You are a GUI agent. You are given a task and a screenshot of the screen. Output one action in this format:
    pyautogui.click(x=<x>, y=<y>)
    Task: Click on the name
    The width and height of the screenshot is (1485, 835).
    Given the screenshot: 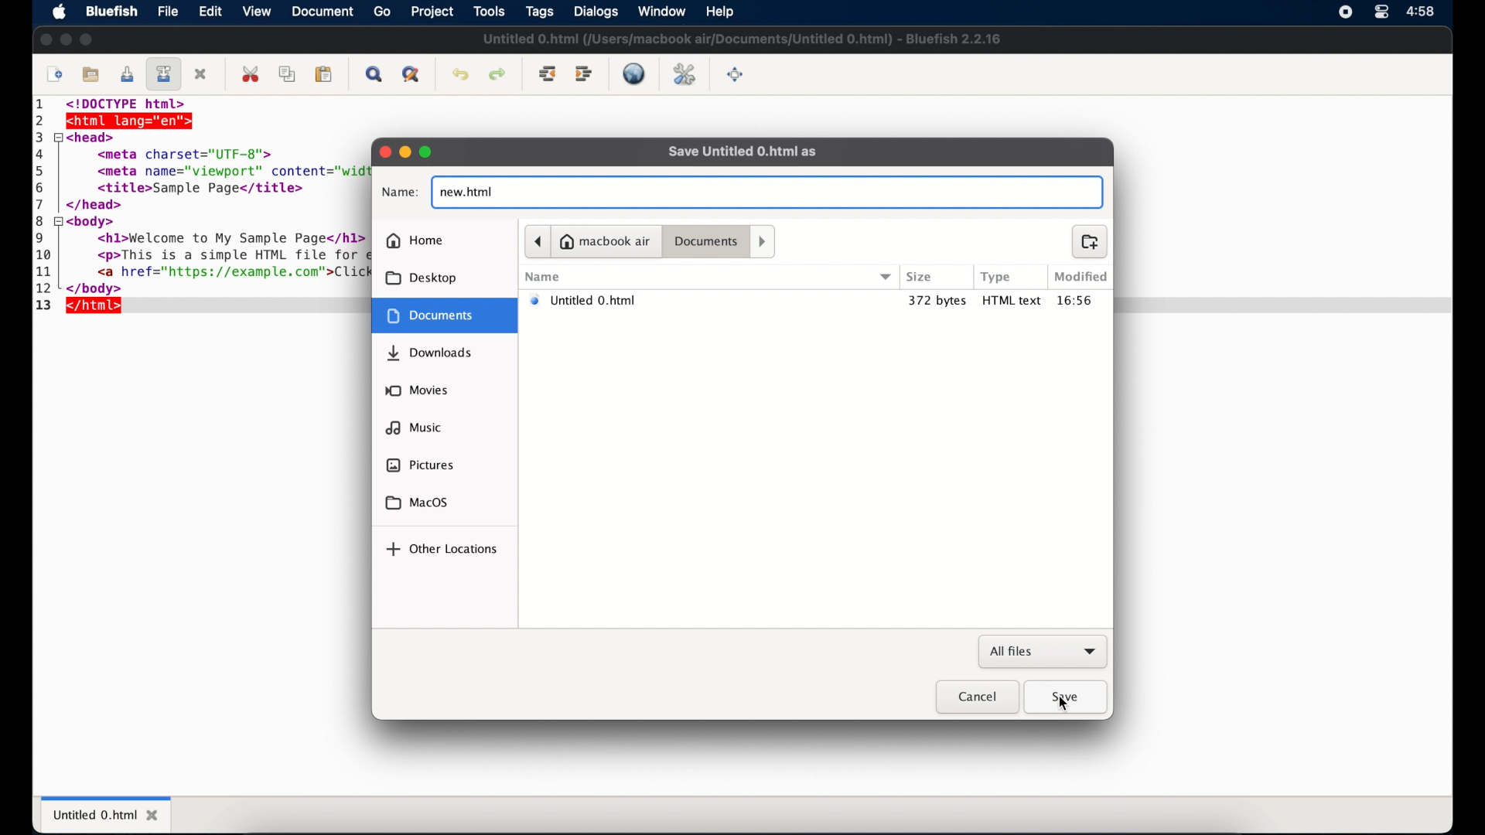 What is the action you would take?
    pyautogui.click(x=543, y=277)
    